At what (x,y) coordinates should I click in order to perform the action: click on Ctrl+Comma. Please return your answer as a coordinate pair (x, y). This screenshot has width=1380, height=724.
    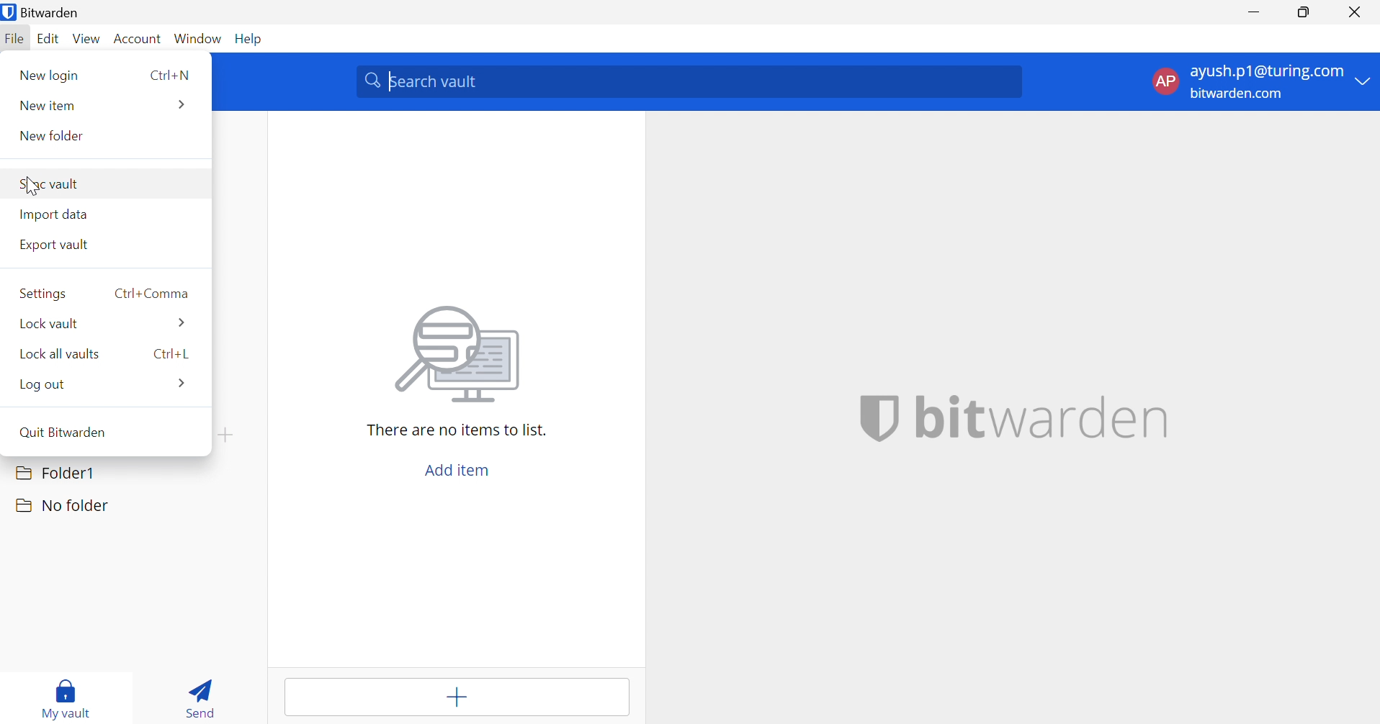
    Looking at the image, I should click on (151, 293).